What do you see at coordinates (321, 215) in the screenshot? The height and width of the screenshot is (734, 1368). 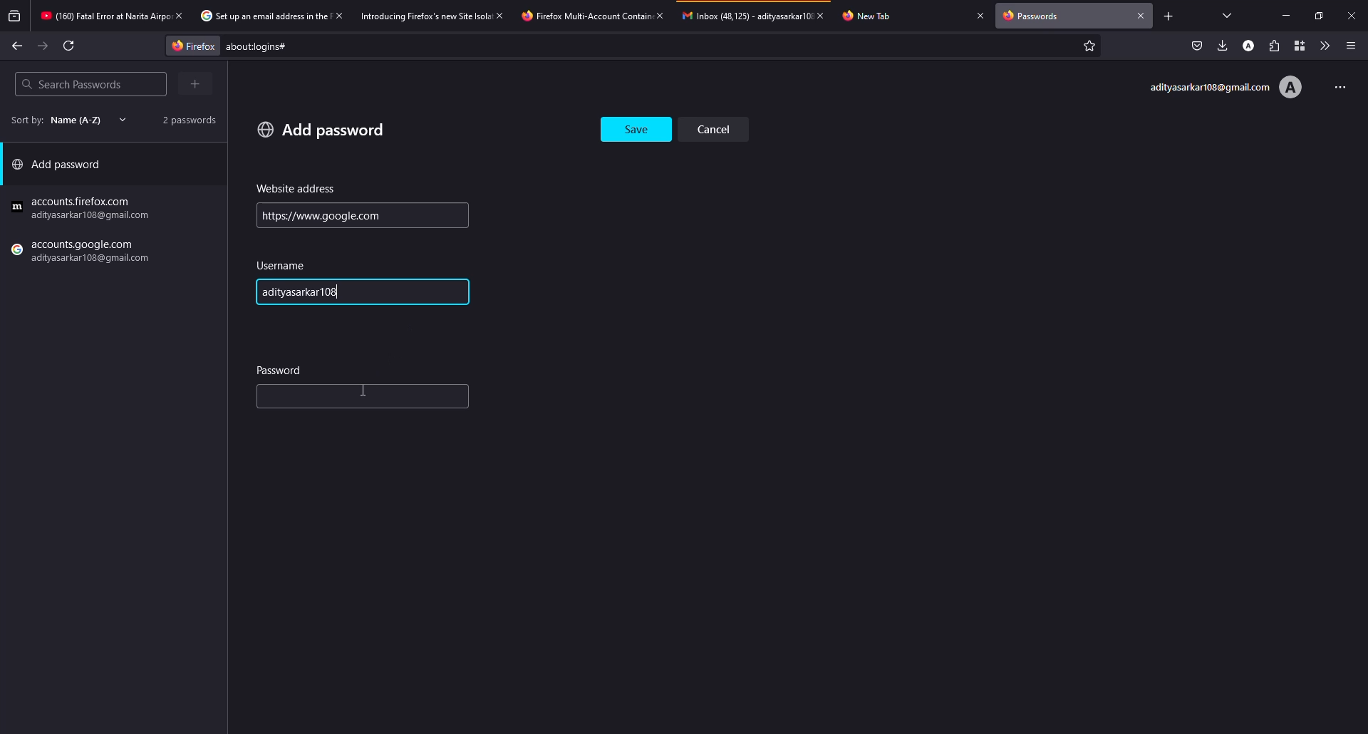 I see `www.google.com` at bounding box center [321, 215].